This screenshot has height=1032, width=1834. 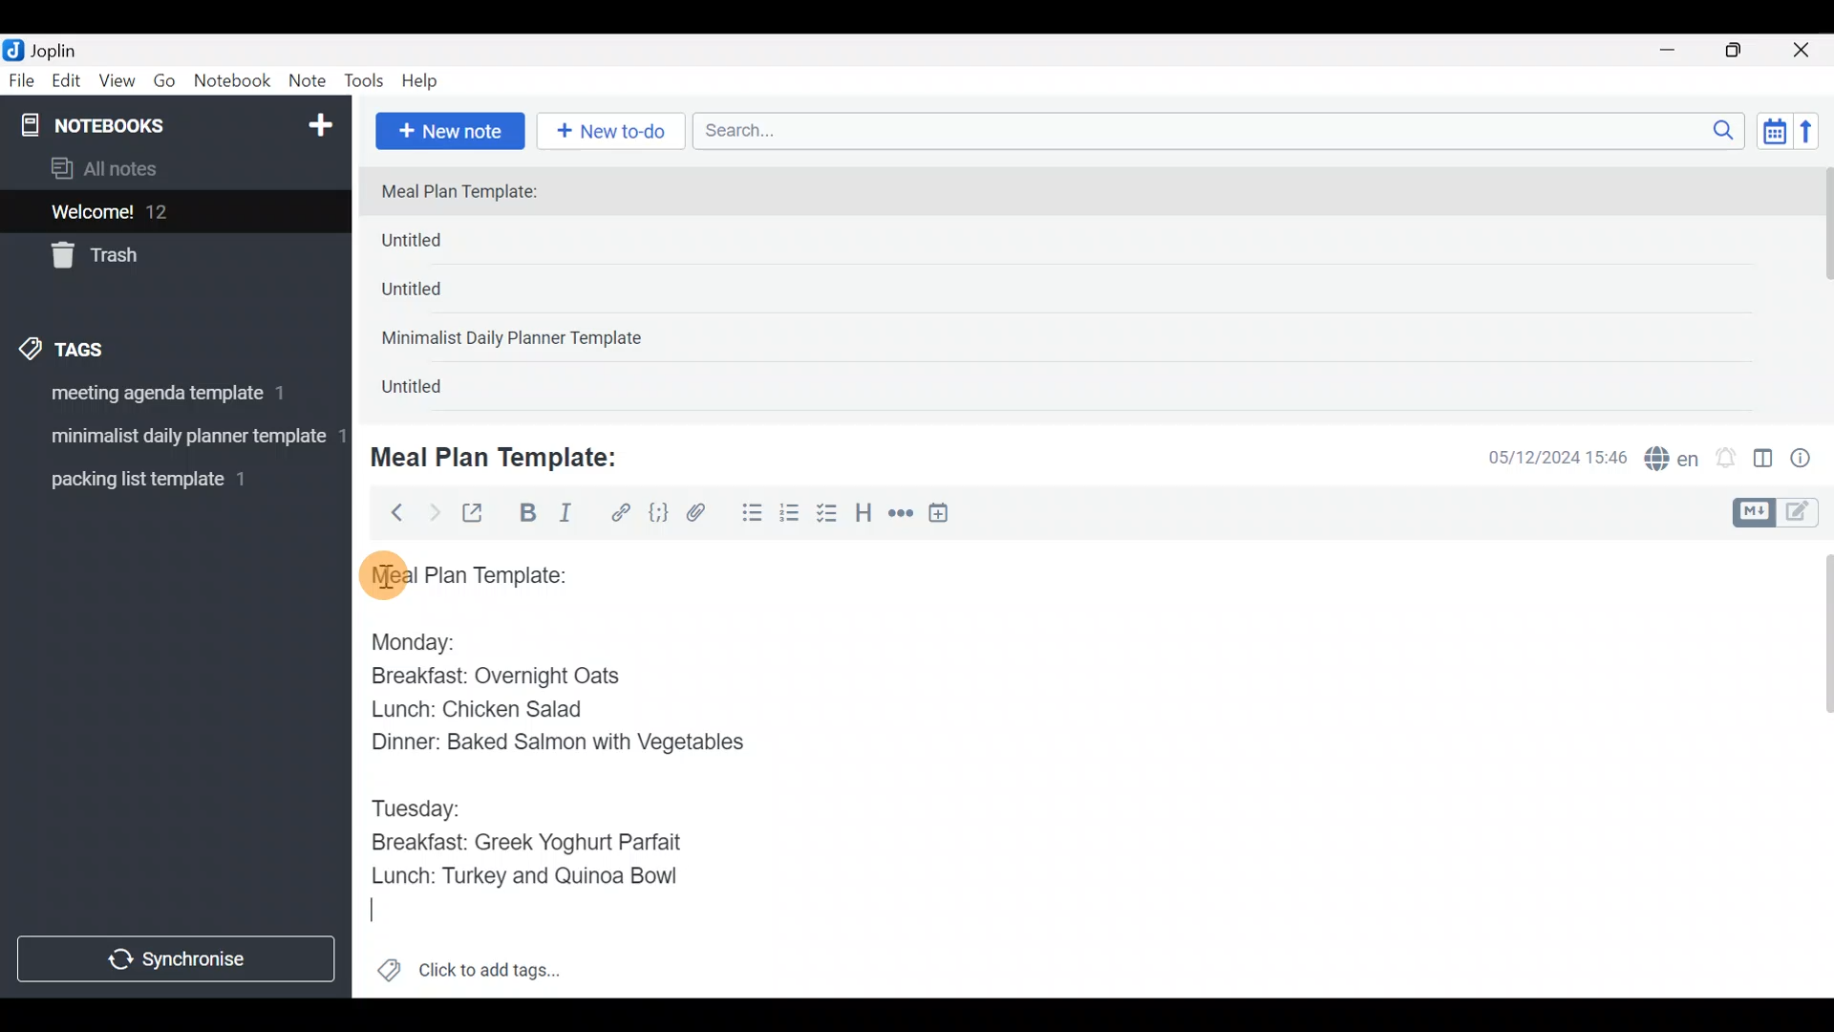 What do you see at coordinates (233, 81) in the screenshot?
I see `Notebook` at bounding box center [233, 81].